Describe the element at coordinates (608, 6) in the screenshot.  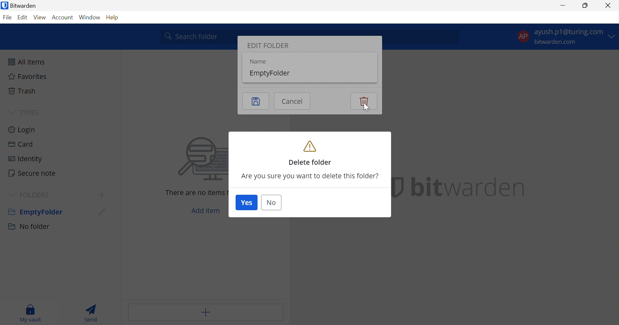
I see `Close` at that location.